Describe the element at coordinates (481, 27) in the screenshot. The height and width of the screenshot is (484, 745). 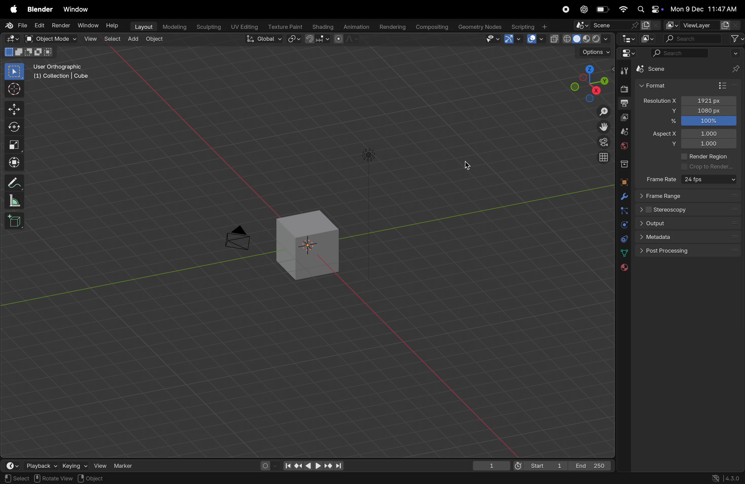
I see `Geometry nodes` at that location.